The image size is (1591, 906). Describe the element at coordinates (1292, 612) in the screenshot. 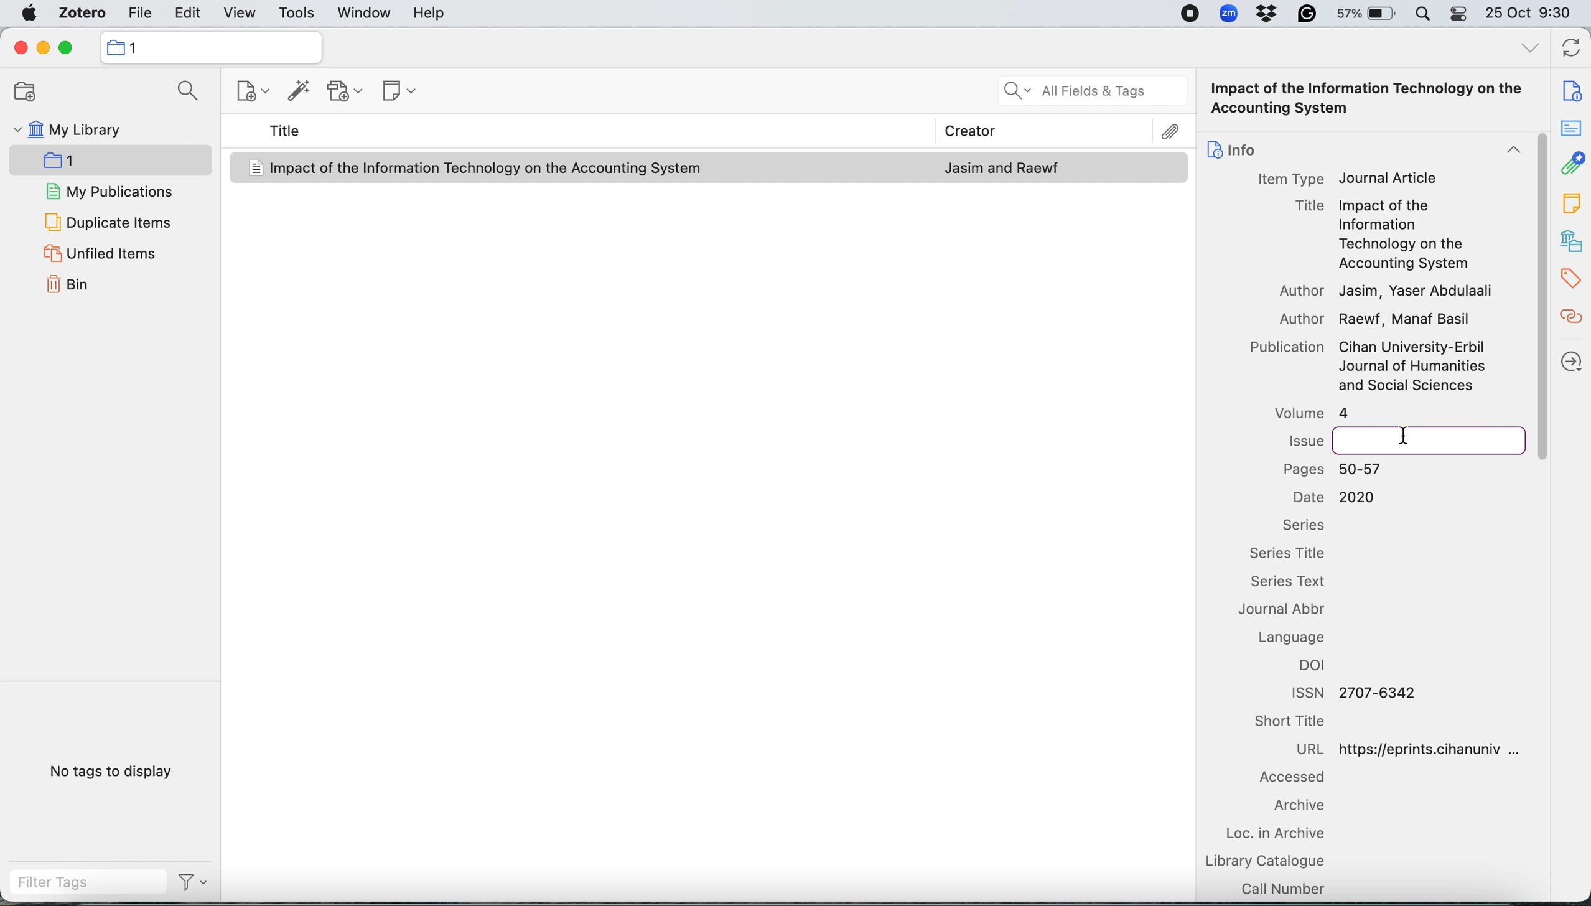

I see `journal abbr` at that location.